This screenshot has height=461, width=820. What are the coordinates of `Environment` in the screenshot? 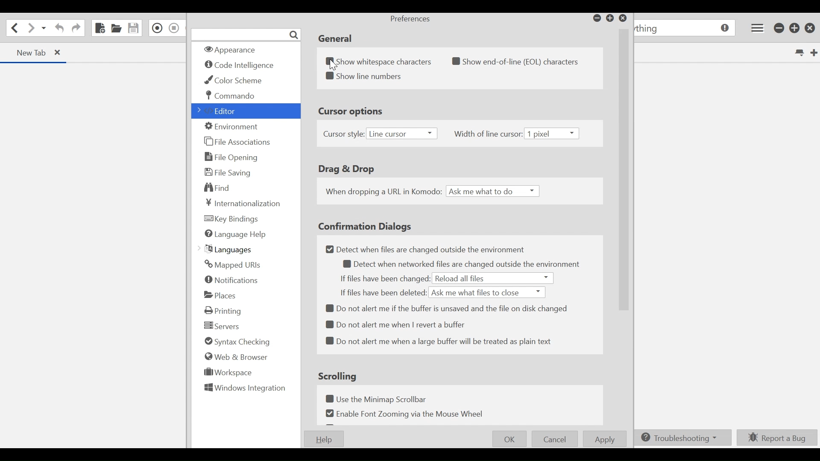 It's located at (230, 126).